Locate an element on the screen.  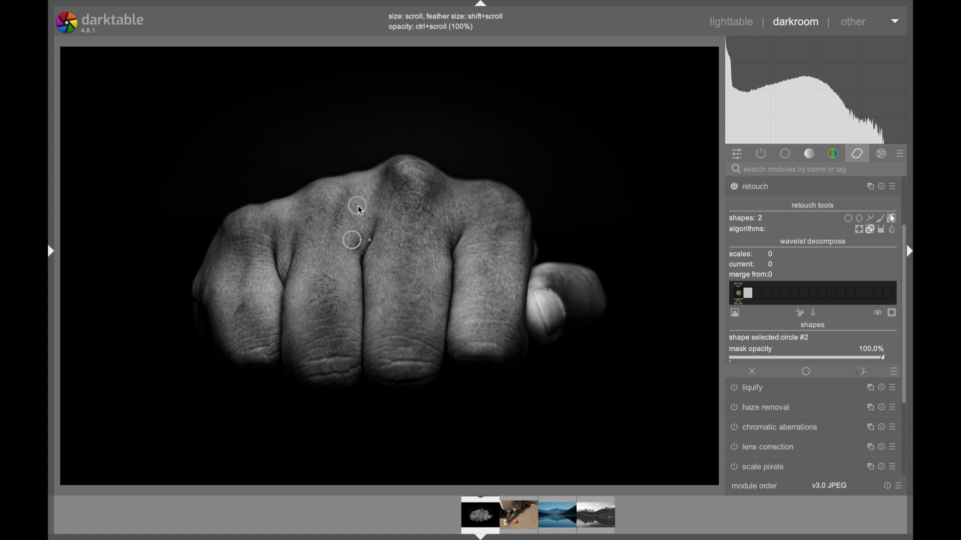
presets is located at coordinates (900, 154).